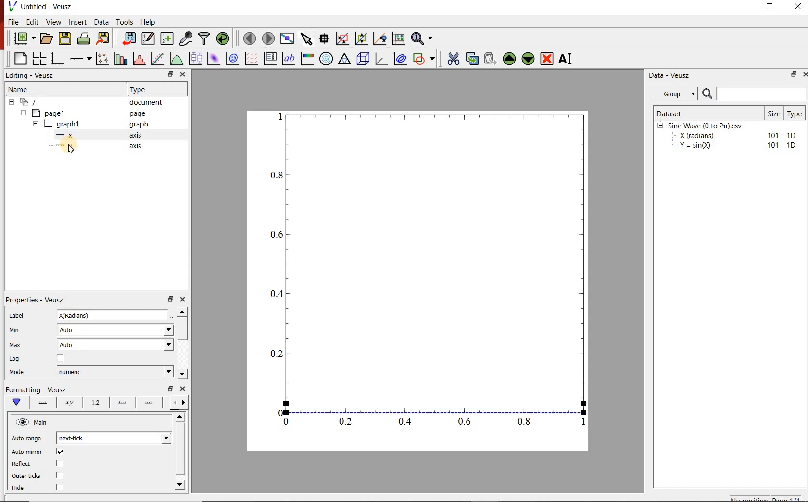 This screenshot has width=808, height=502. I want to click on Size, so click(775, 113).